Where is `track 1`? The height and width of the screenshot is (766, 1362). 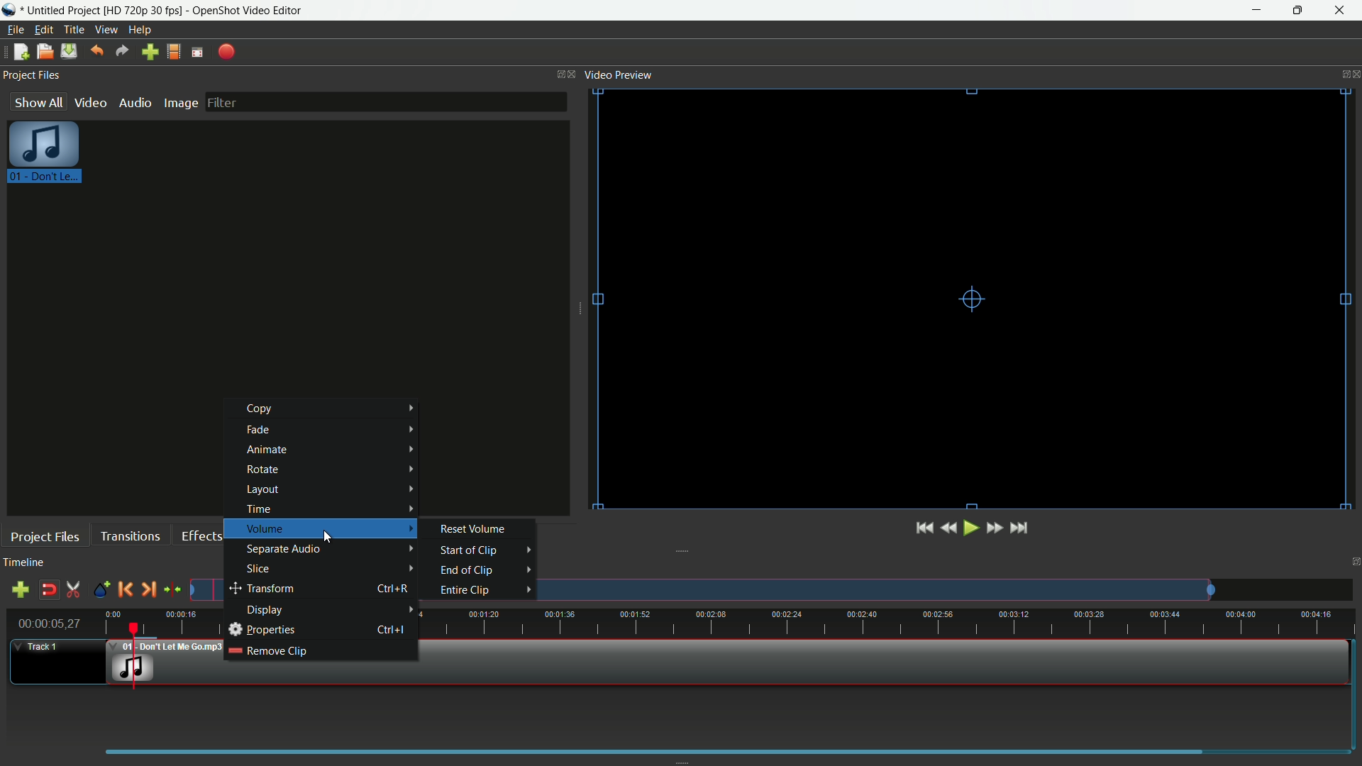
track 1 is located at coordinates (37, 648).